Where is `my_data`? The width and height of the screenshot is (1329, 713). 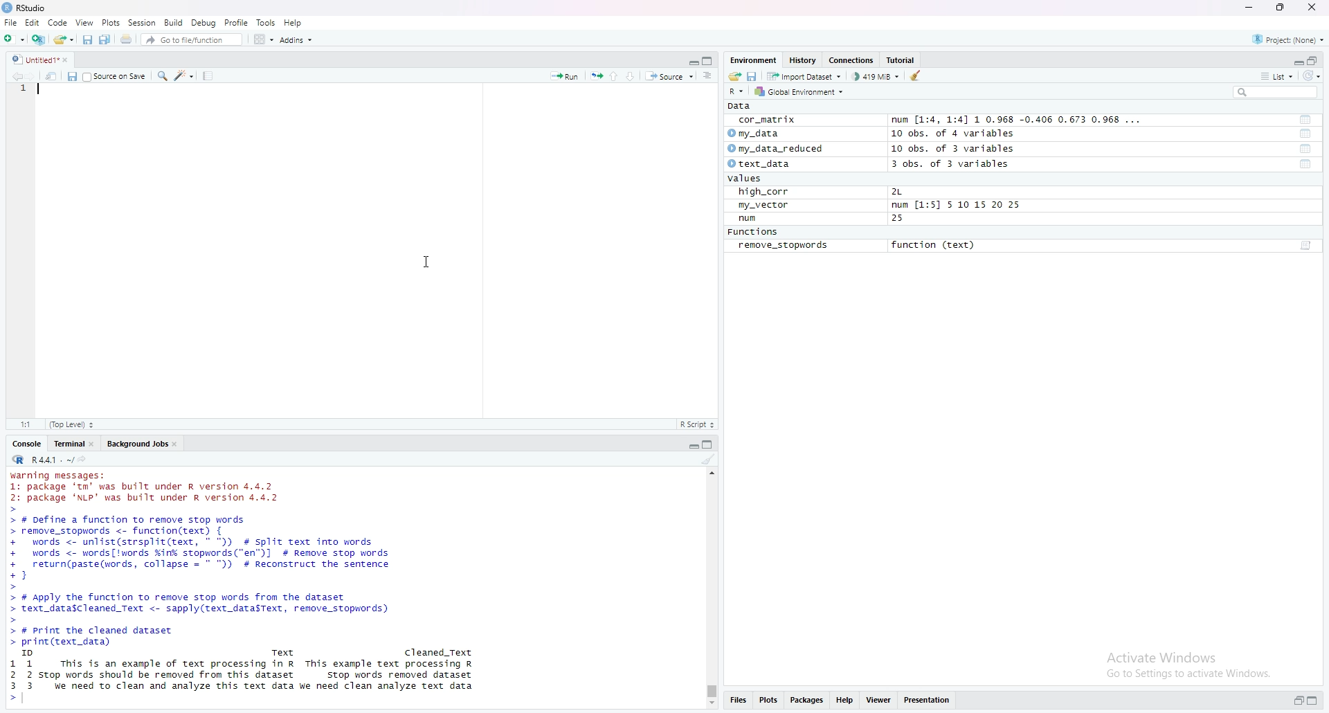 my_data is located at coordinates (754, 134).